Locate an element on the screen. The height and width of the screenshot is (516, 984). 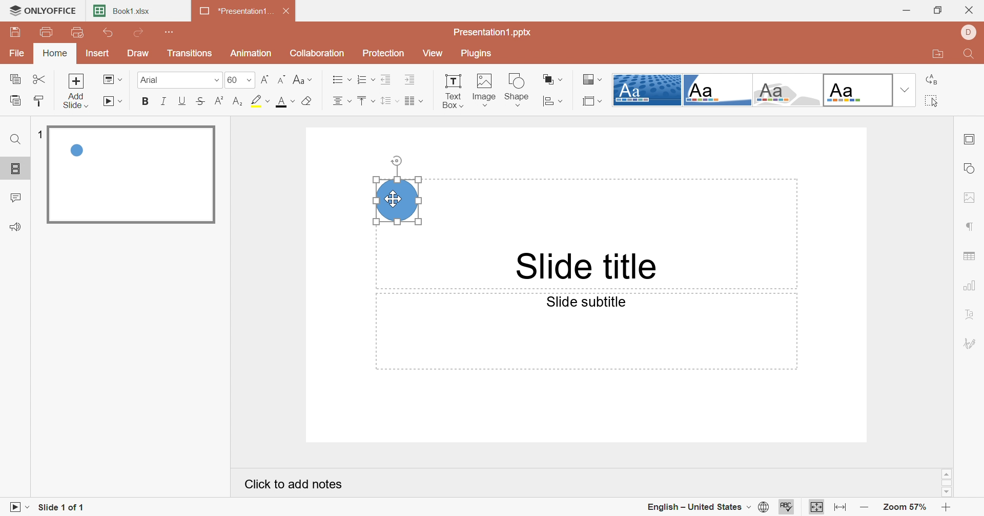
Select all is located at coordinates (929, 101).